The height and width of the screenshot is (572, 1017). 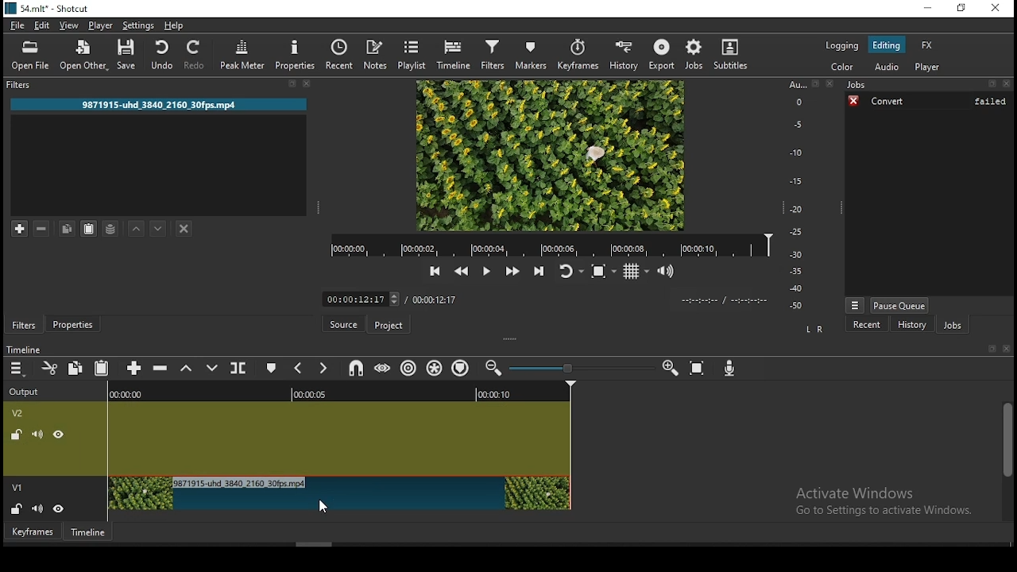 I want to click on timeline, so click(x=341, y=392).